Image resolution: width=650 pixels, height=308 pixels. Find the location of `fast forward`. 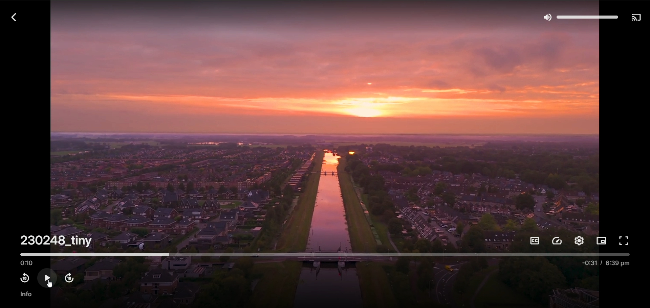

fast forward is located at coordinates (69, 278).